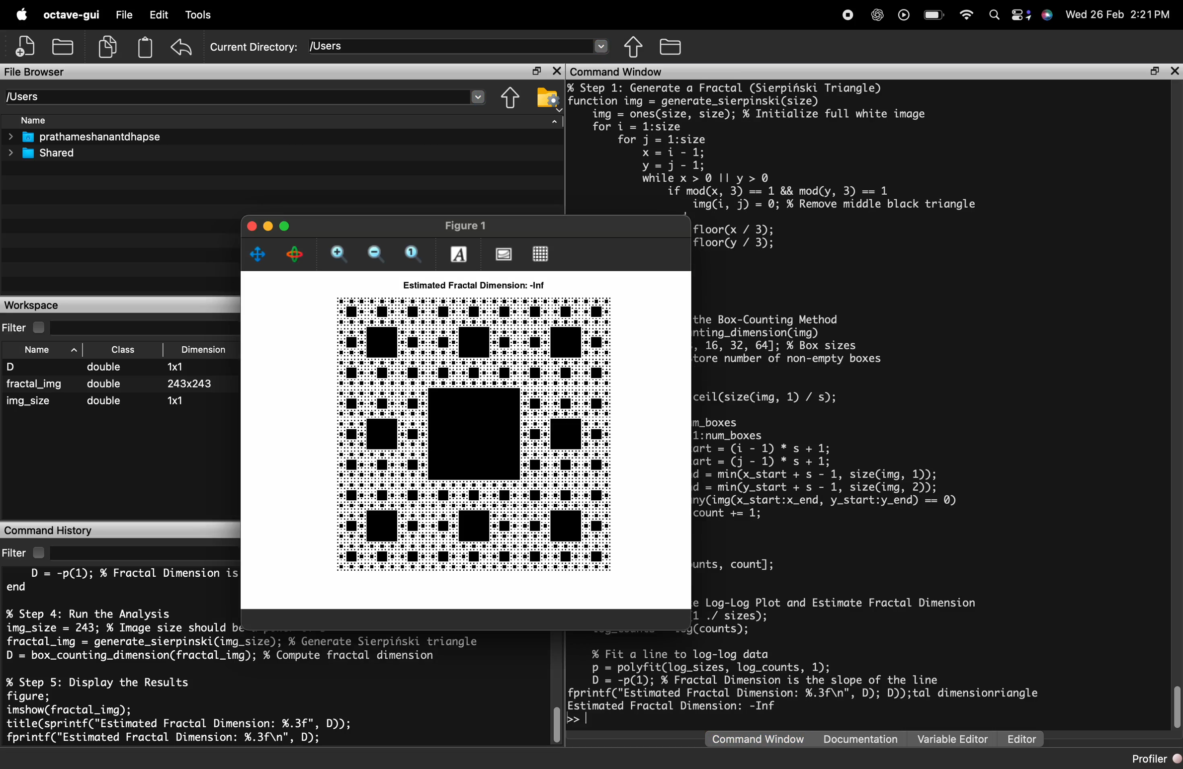 The height and width of the screenshot is (769, 1183). I want to click on one directory up, so click(634, 46).